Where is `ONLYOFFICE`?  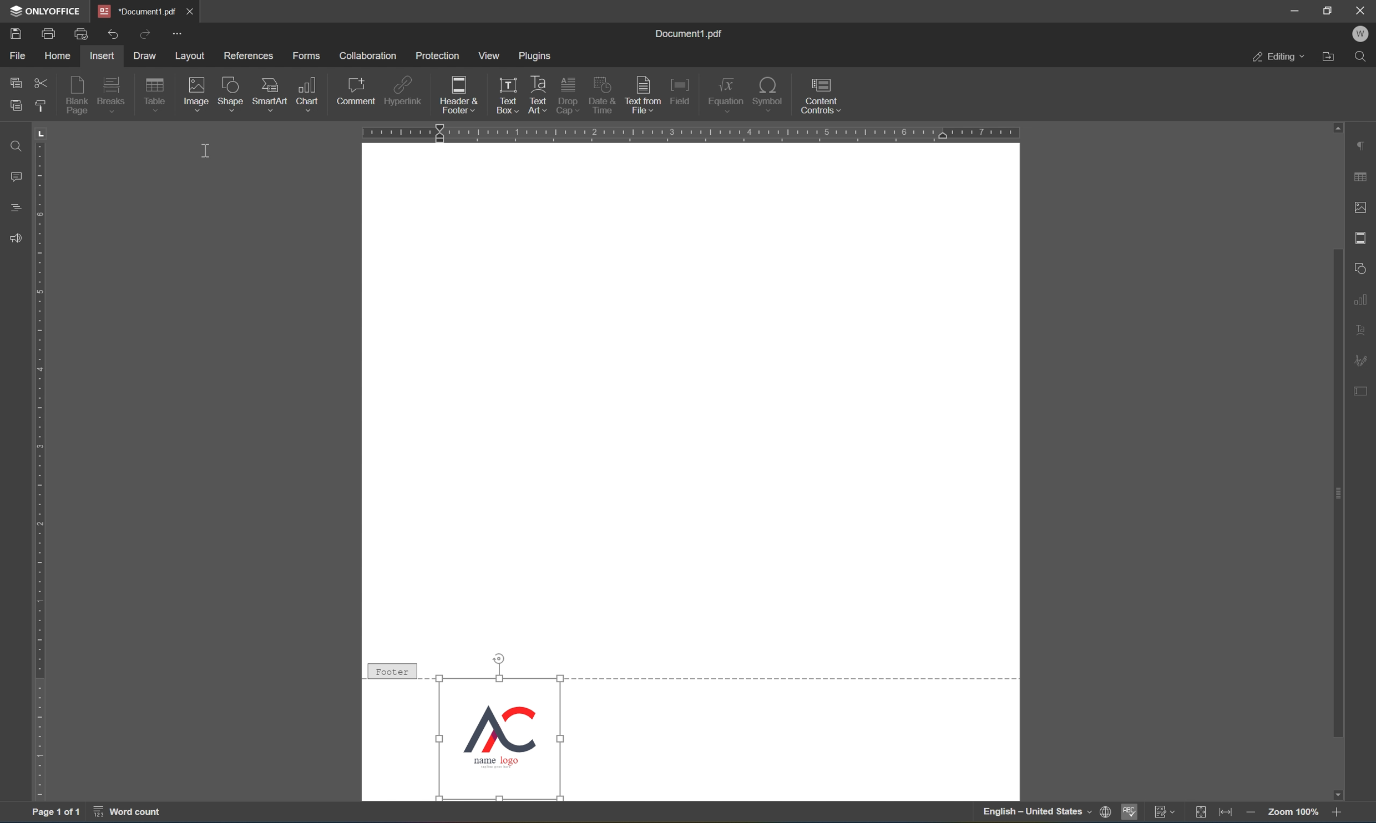
ONLYOFFICE is located at coordinates (45, 12).